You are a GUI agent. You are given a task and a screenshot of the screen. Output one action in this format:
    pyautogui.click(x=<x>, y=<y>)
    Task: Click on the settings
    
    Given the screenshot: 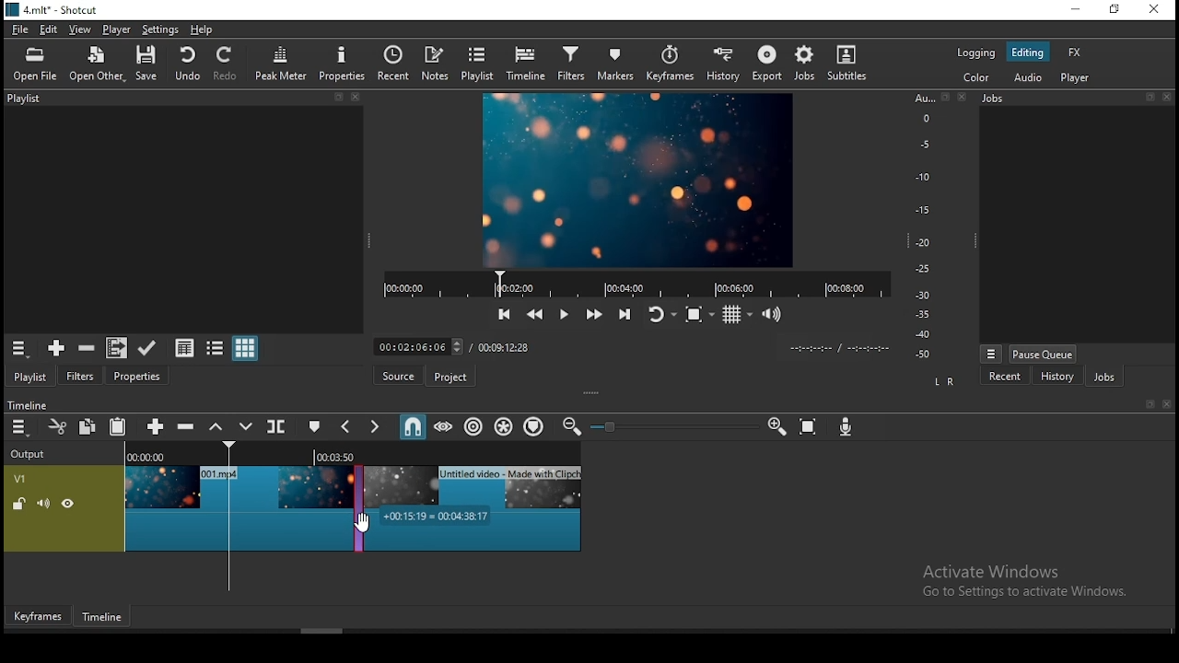 What is the action you would take?
    pyautogui.click(x=160, y=29)
    